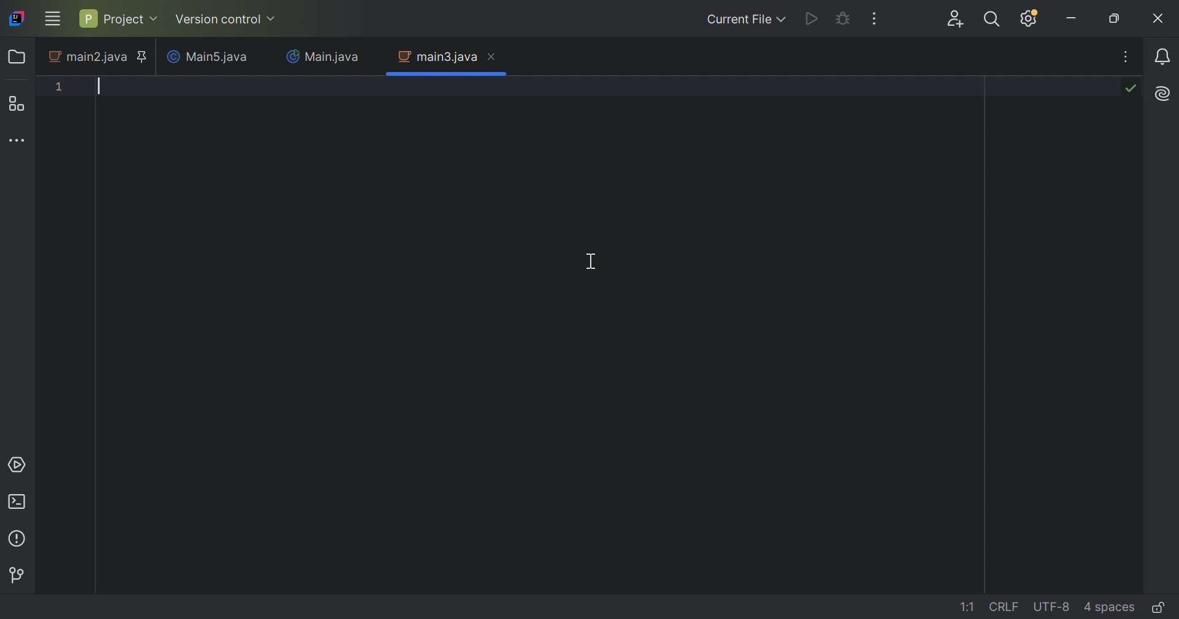 This screenshot has height=619, width=1179. What do you see at coordinates (143, 57) in the screenshot?
I see `Pinned tab` at bounding box center [143, 57].